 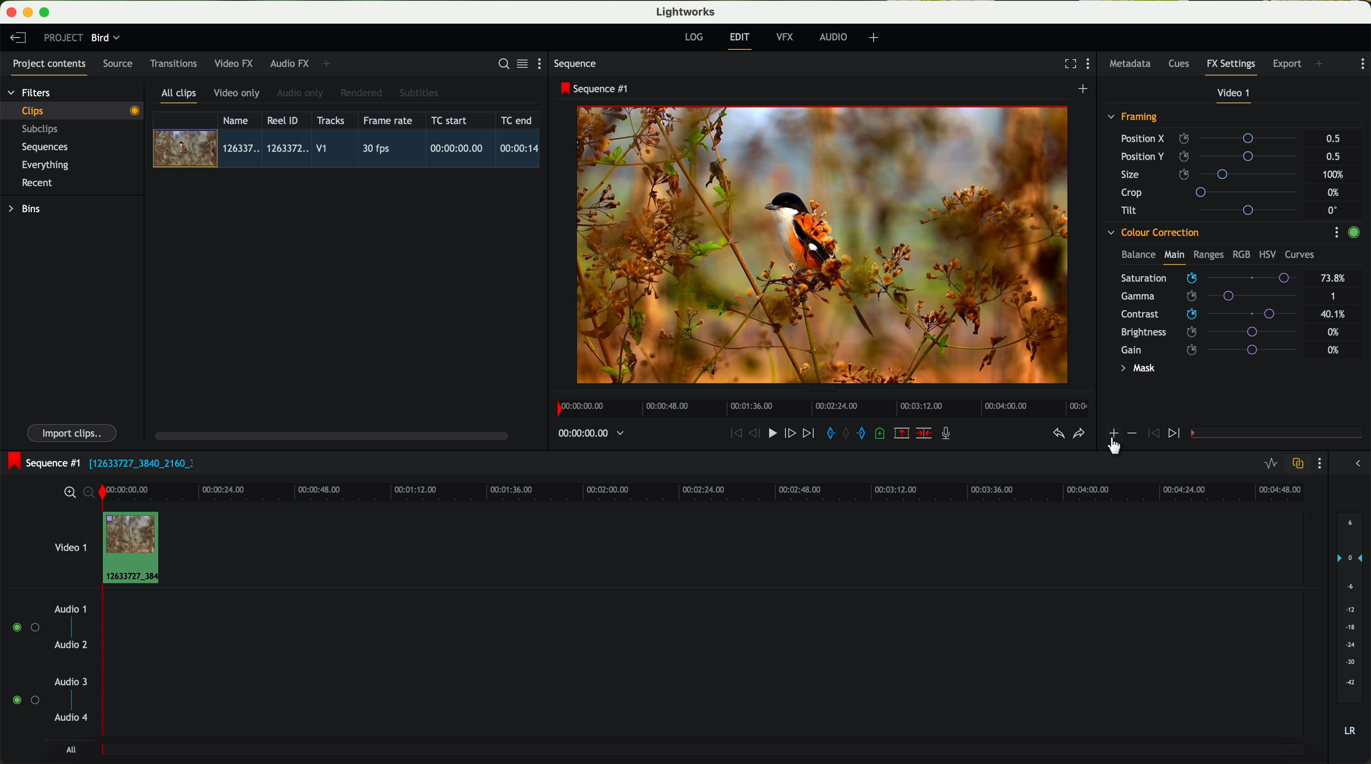 I want to click on subtitles, so click(x=417, y=93).